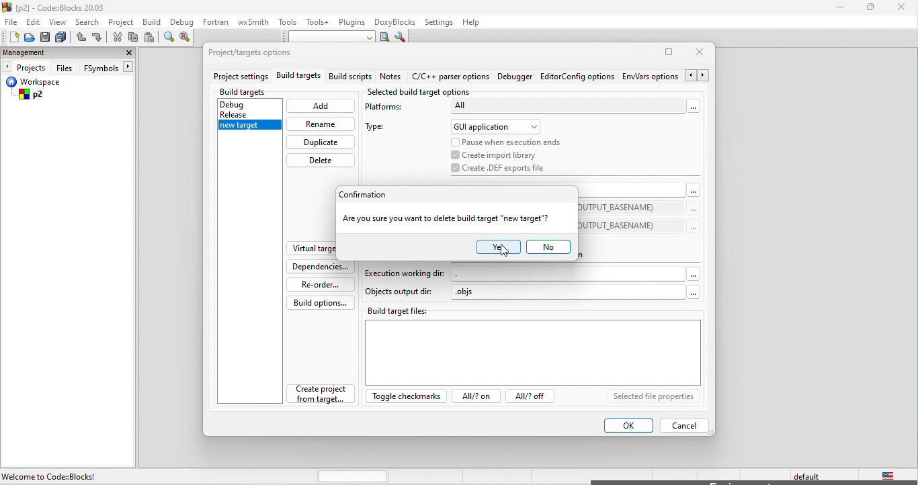  Describe the element at coordinates (82, 38) in the screenshot. I see `undo` at that location.